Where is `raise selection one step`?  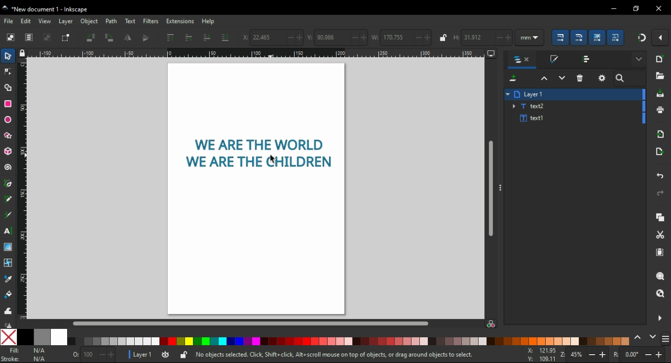 raise selection one step is located at coordinates (543, 79).